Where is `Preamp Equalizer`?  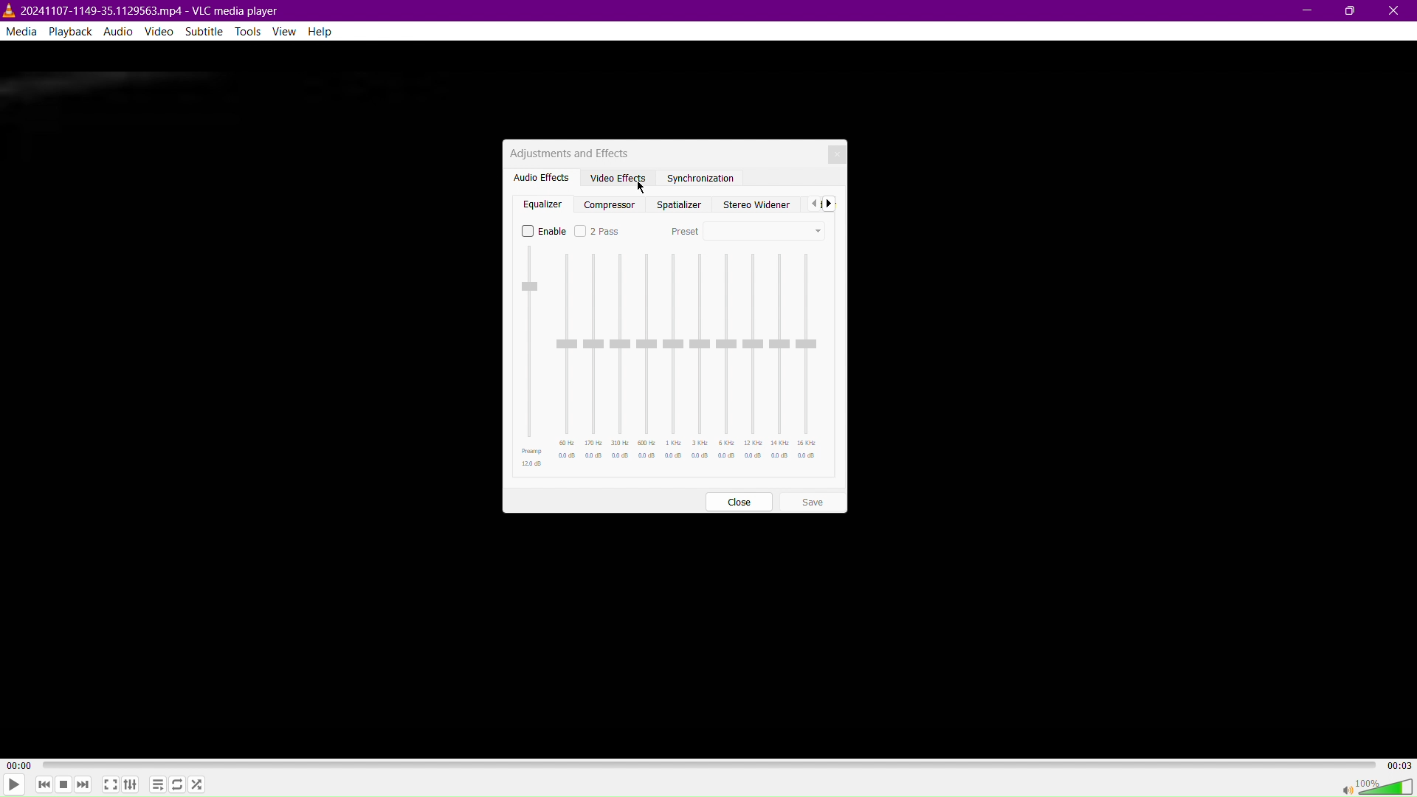
Preamp Equalizer is located at coordinates (533, 356).